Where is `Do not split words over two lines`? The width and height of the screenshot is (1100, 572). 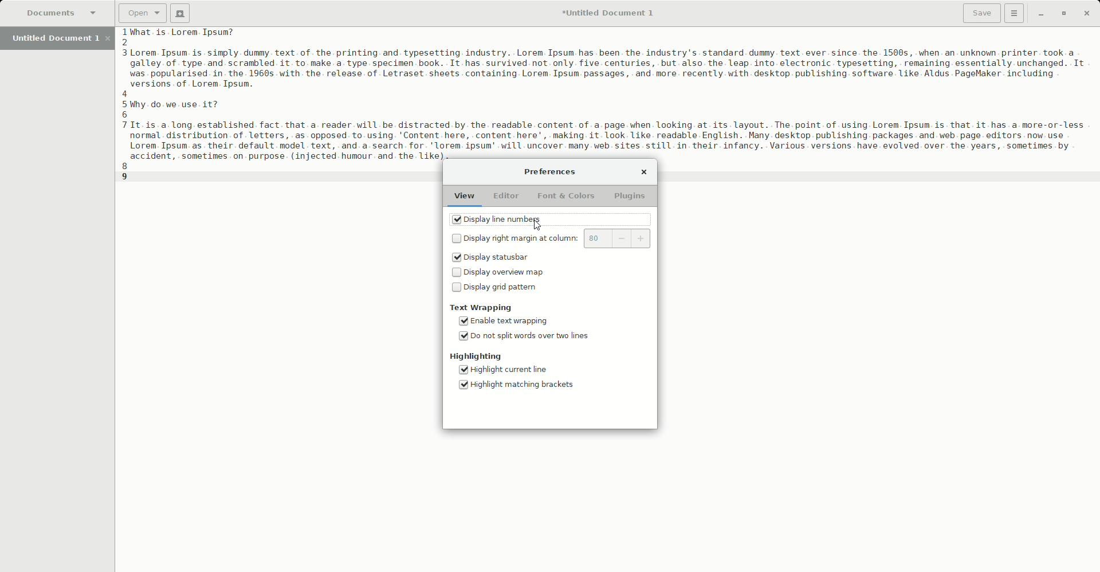
Do not split words over two lines is located at coordinates (524, 339).